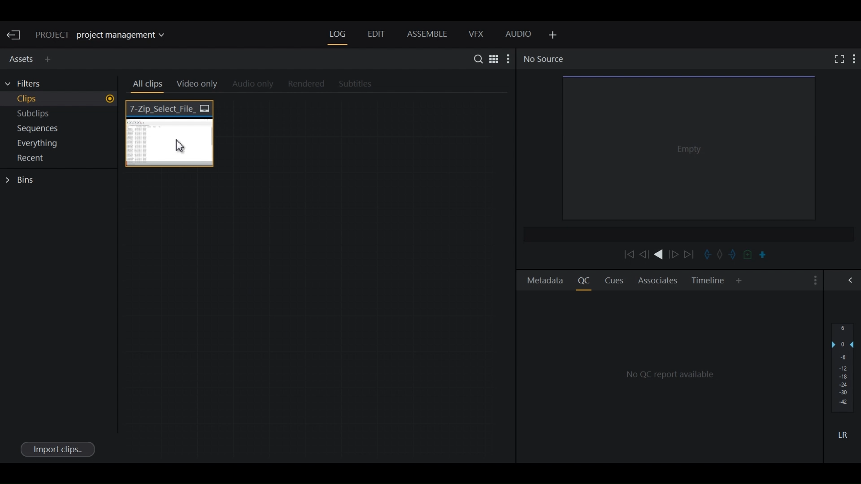 Image resolution: width=861 pixels, height=484 pixels. I want to click on Filters, so click(28, 84).